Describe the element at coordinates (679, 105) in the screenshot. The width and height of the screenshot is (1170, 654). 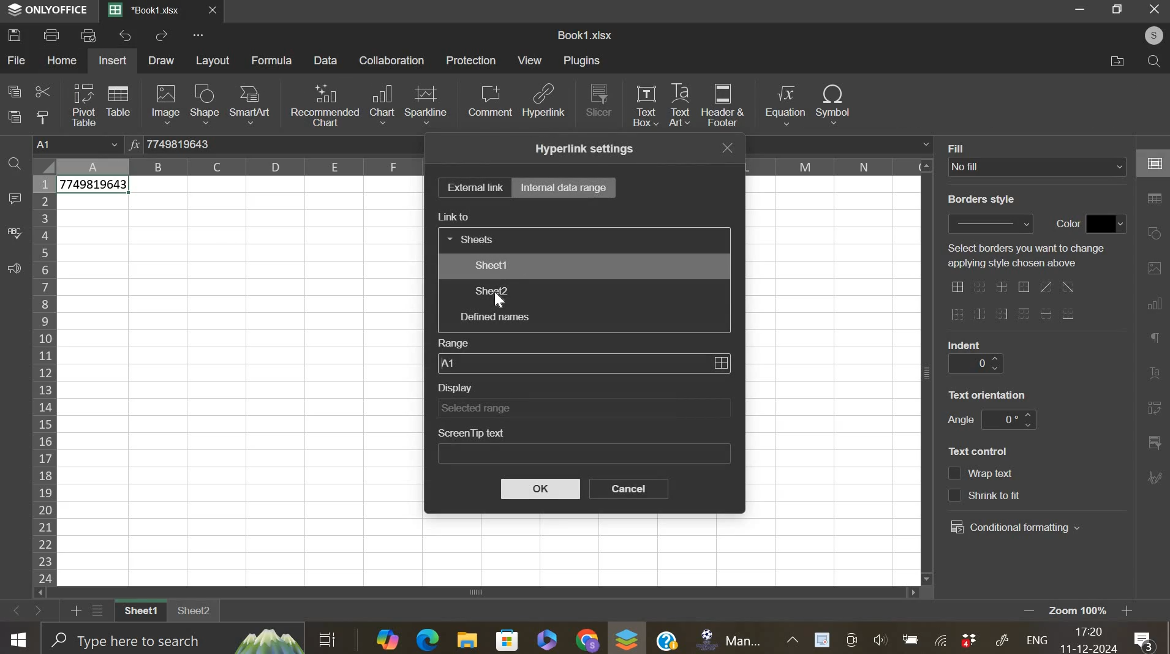
I see `text art` at that location.